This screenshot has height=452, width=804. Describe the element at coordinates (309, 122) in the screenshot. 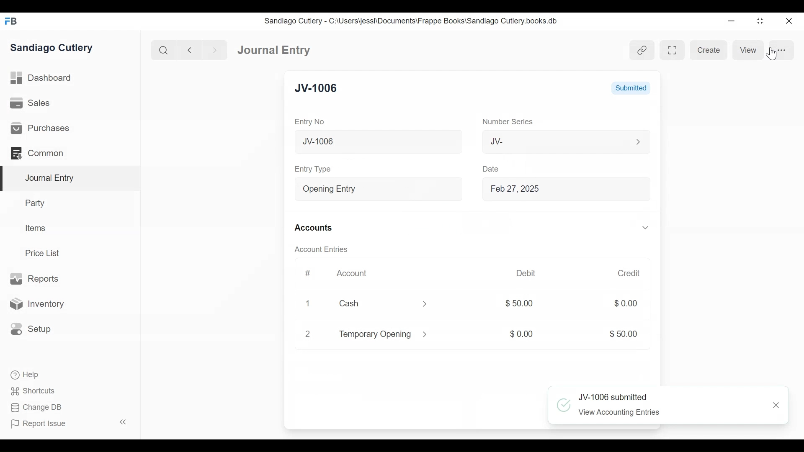

I see `Entry No` at that location.